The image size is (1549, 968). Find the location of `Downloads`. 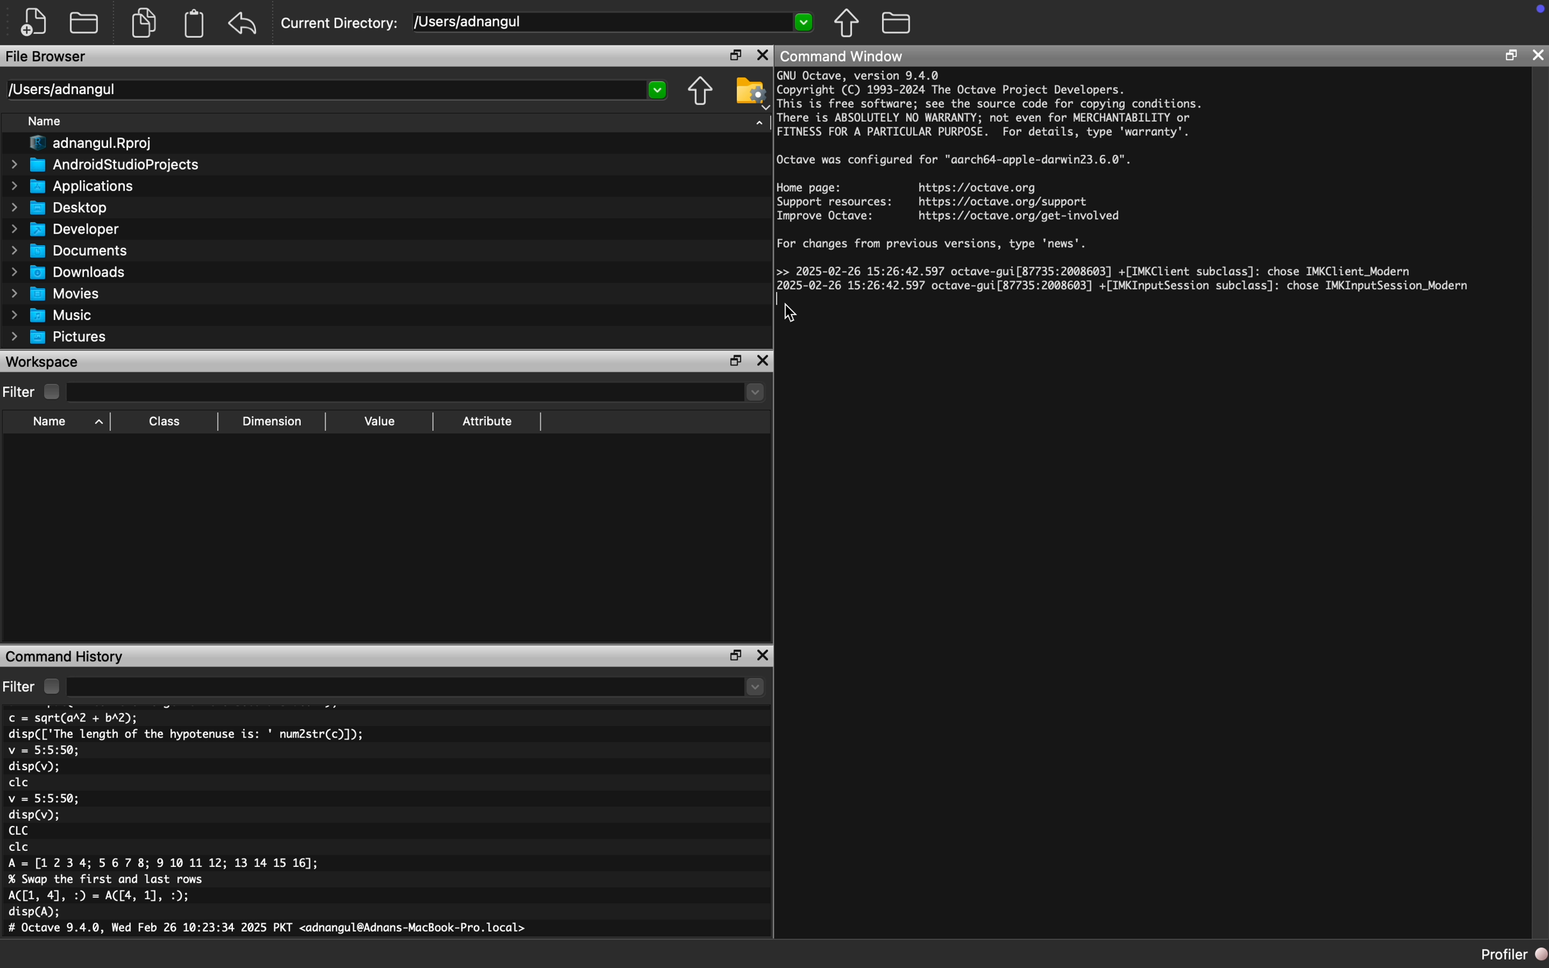

Downloads is located at coordinates (68, 271).